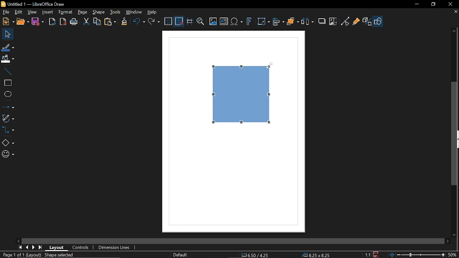 The height and width of the screenshot is (258, 459). I want to click on 6.50/4.25 (cursor Position), so click(256, 255).